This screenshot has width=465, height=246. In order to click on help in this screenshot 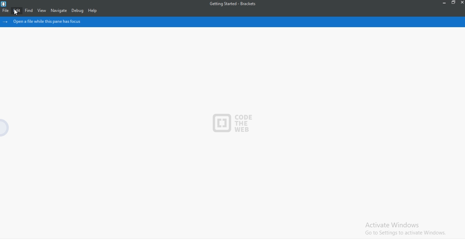, I will do `click(93, 10)`.